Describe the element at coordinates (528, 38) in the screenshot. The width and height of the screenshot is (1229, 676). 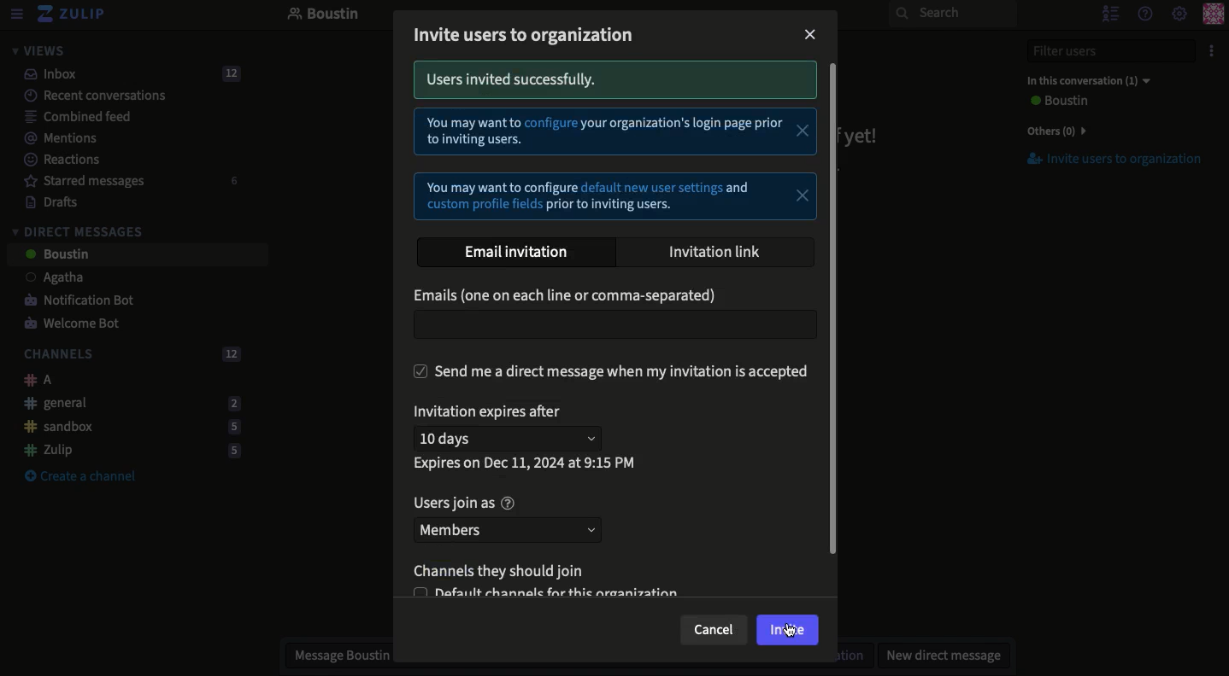
I see `Invite users to organization` at that location.